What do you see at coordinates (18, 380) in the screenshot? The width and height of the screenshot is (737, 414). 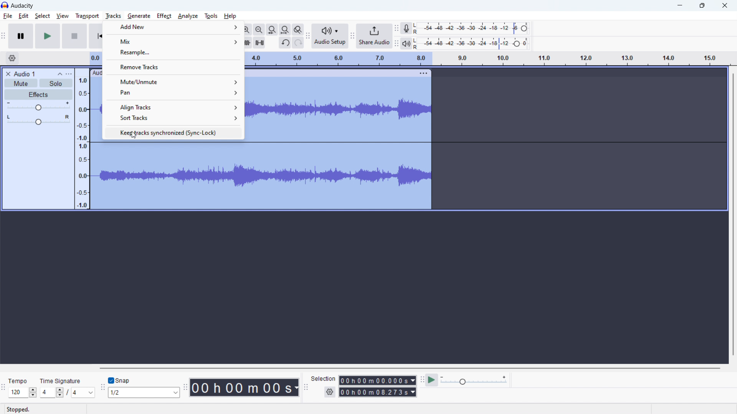 I see `Tempo` at bounding box center [18, 380].